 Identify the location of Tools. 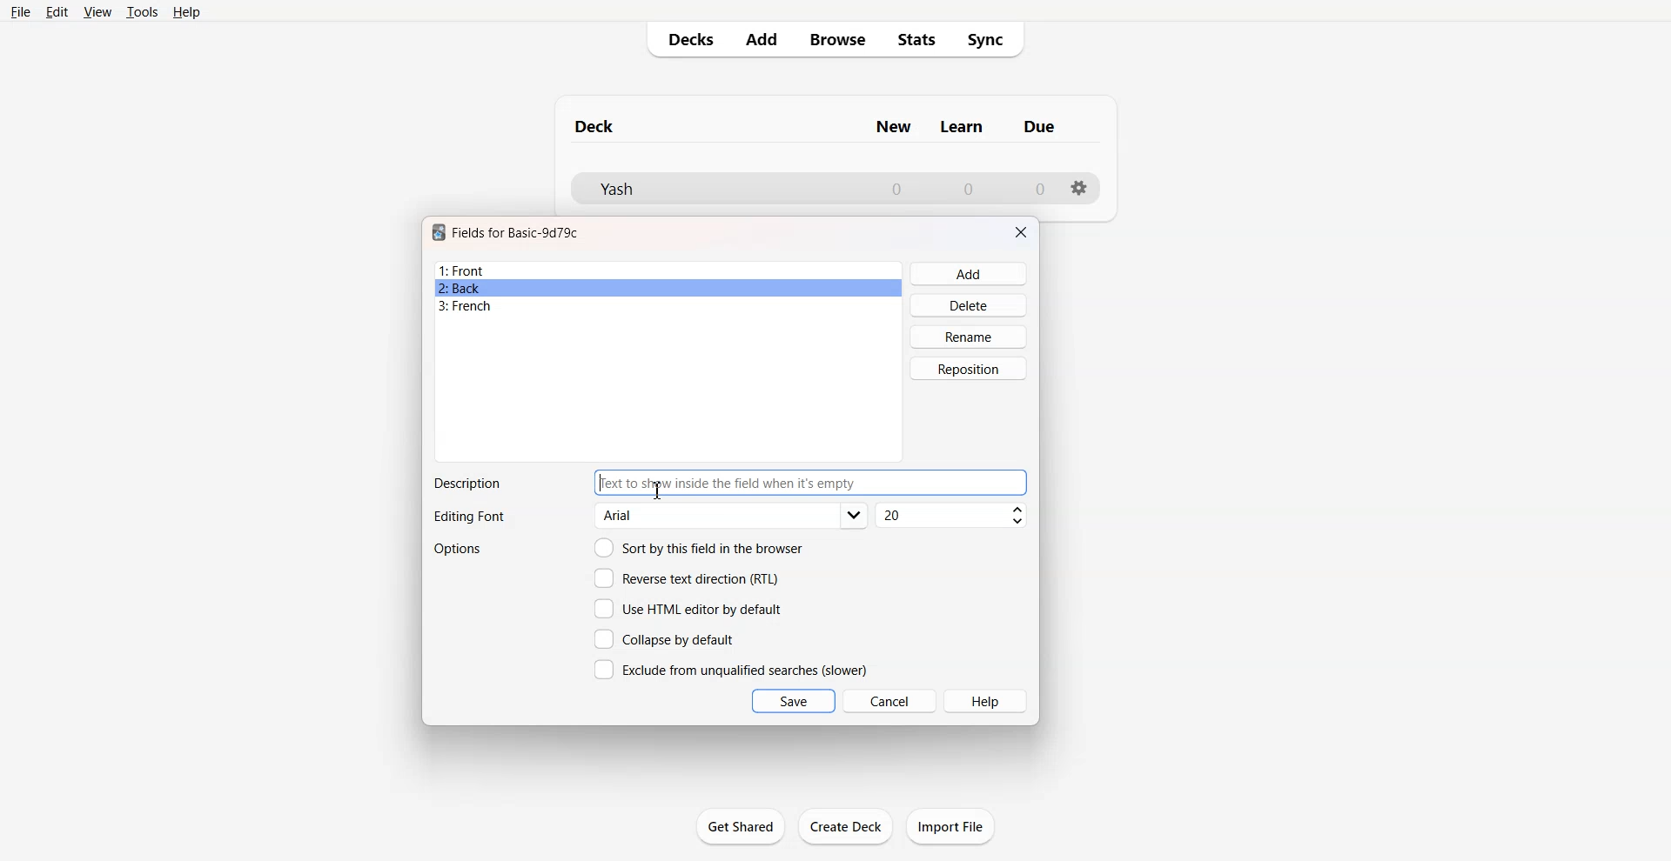
(142, 11).